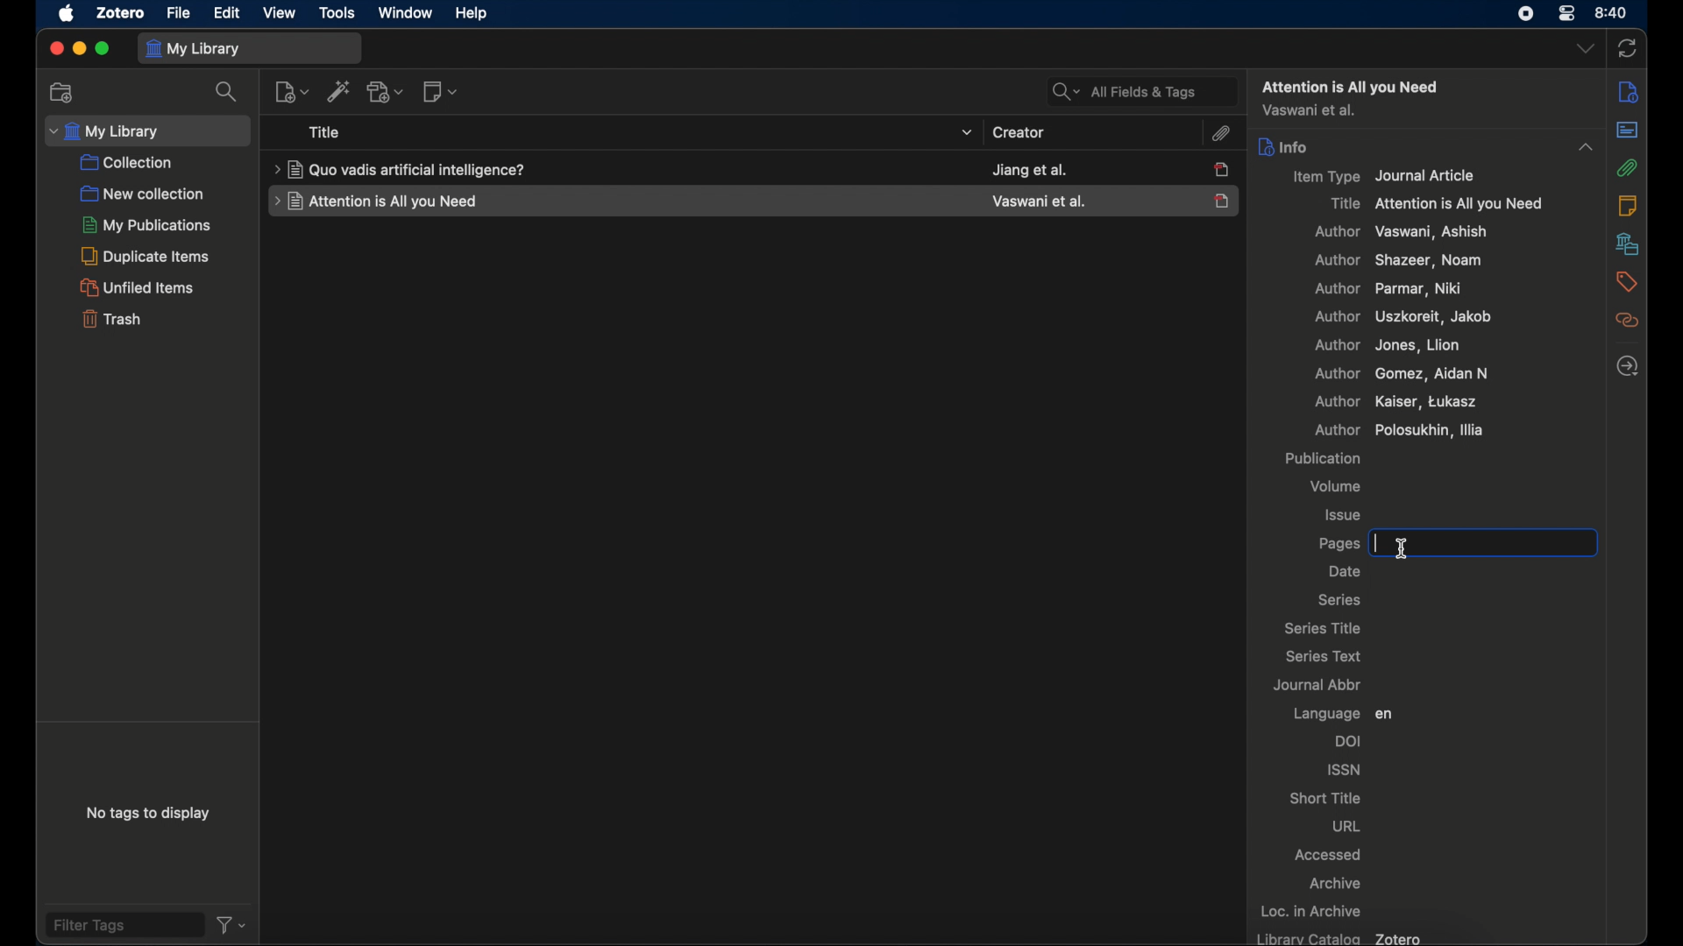 Image resolution: width=1683 pixels, height=946 pixels. I want to click on related, so click(1627, 321).